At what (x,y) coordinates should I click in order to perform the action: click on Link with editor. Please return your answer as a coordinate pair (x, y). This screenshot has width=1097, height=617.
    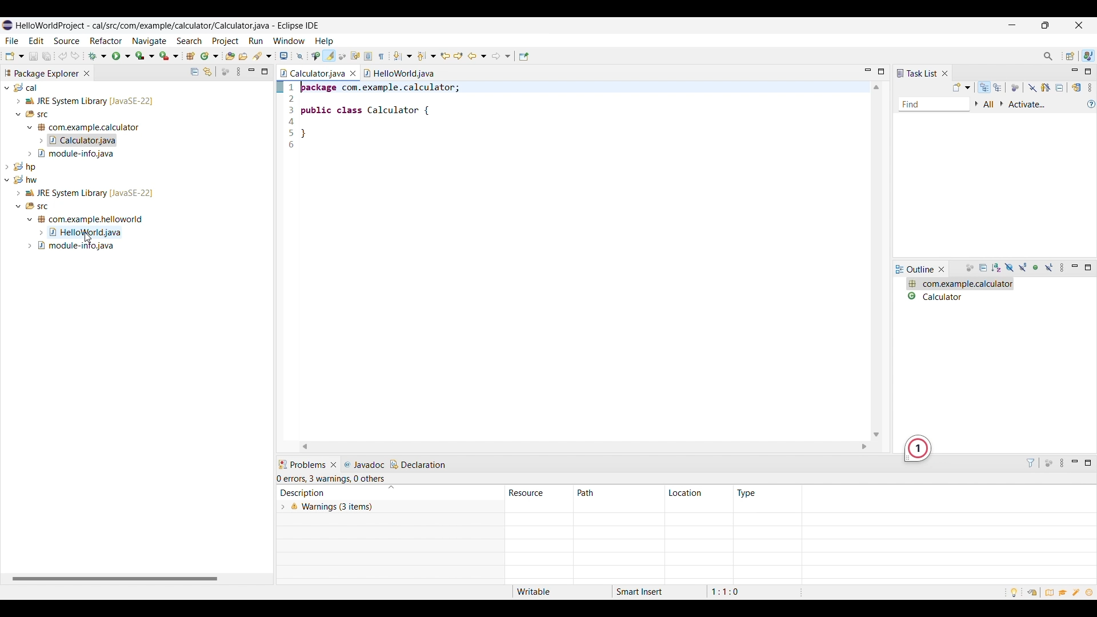
    Looking at the image, I should click on (207, 71).